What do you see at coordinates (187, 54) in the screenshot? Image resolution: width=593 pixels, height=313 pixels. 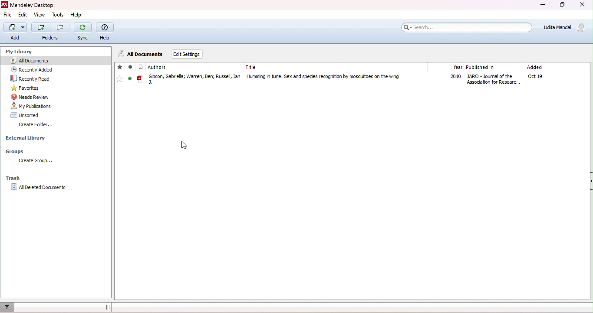 I see `edit settings` at bounding box center [187, 54].